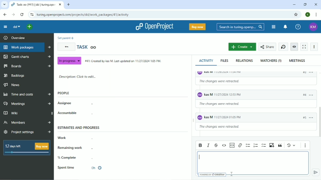  I want to click on Close, so click(316, 4).